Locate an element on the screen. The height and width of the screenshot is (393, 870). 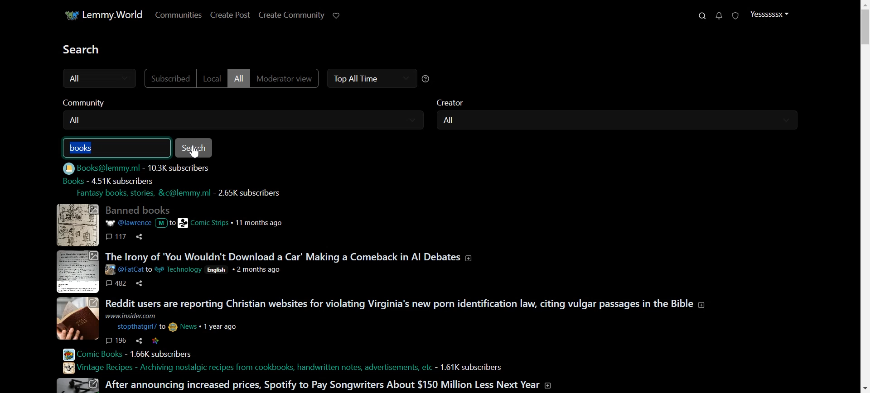
link is located at coordinates (245, 368).